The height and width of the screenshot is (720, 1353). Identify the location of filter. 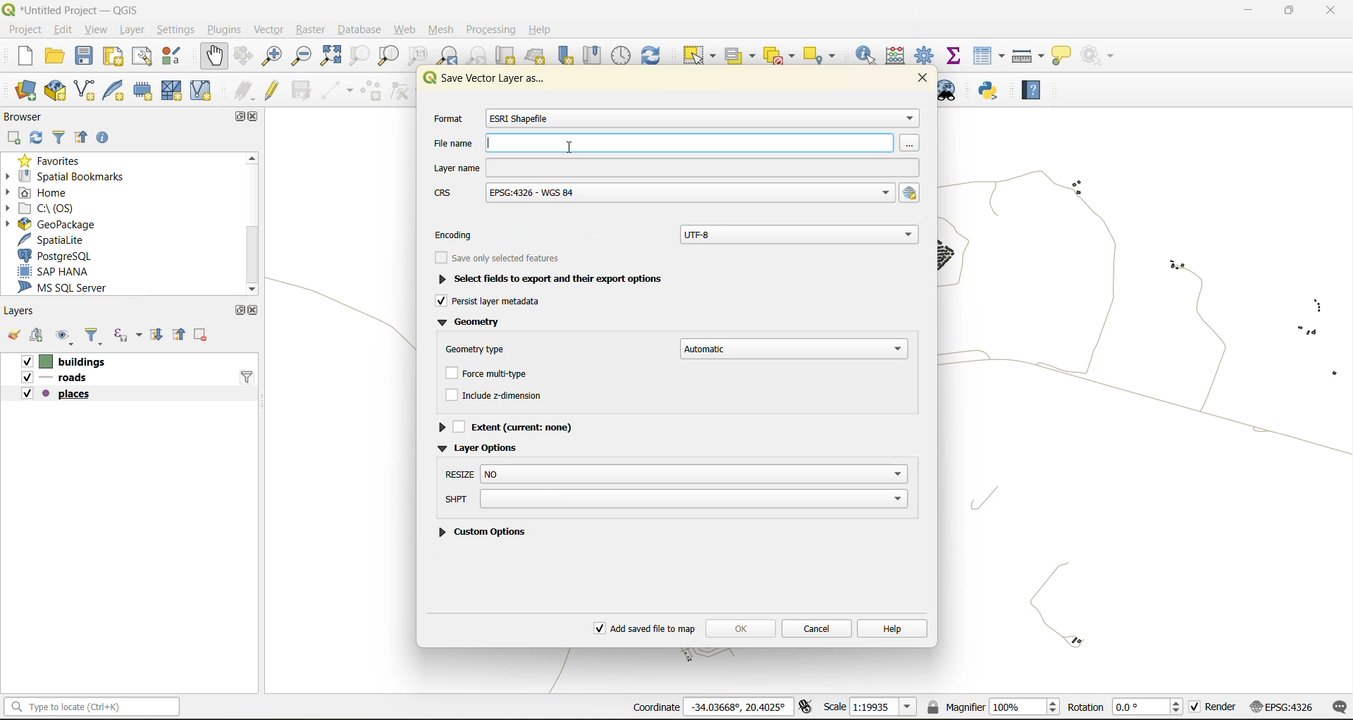
(249, 376).